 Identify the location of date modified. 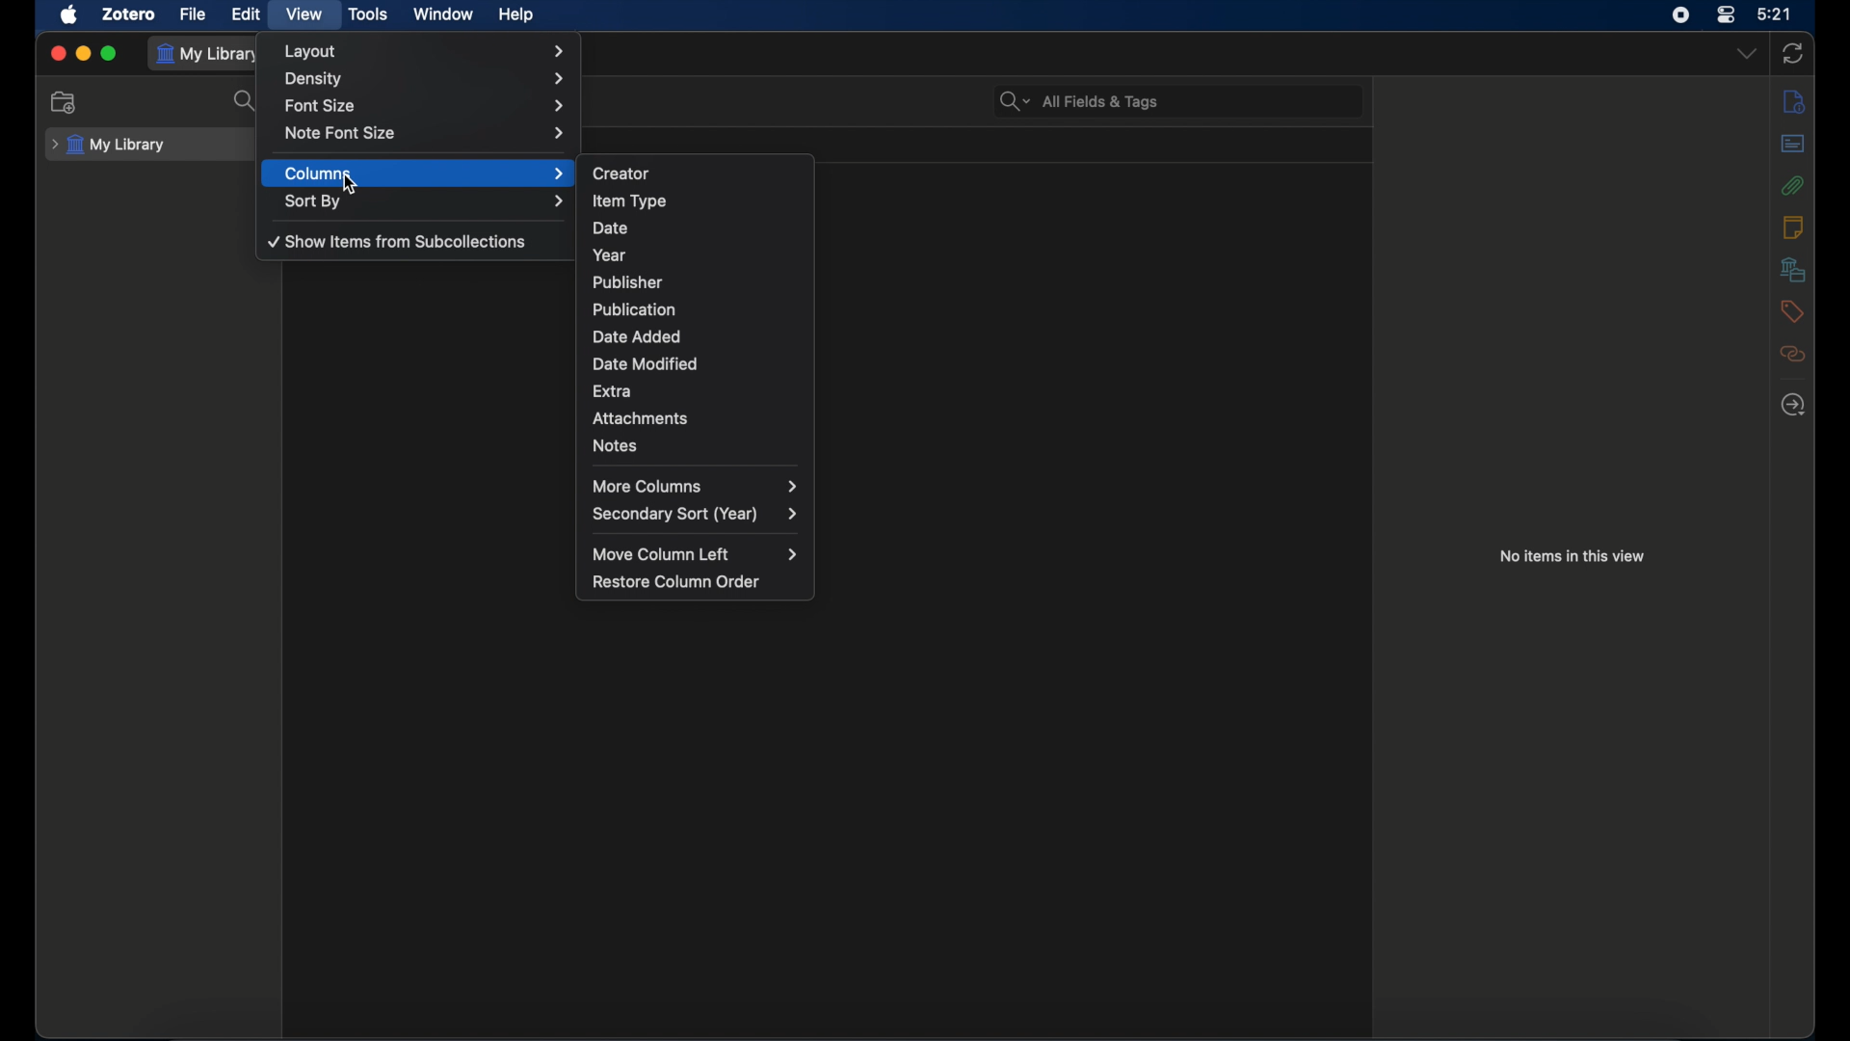
(699, 360).